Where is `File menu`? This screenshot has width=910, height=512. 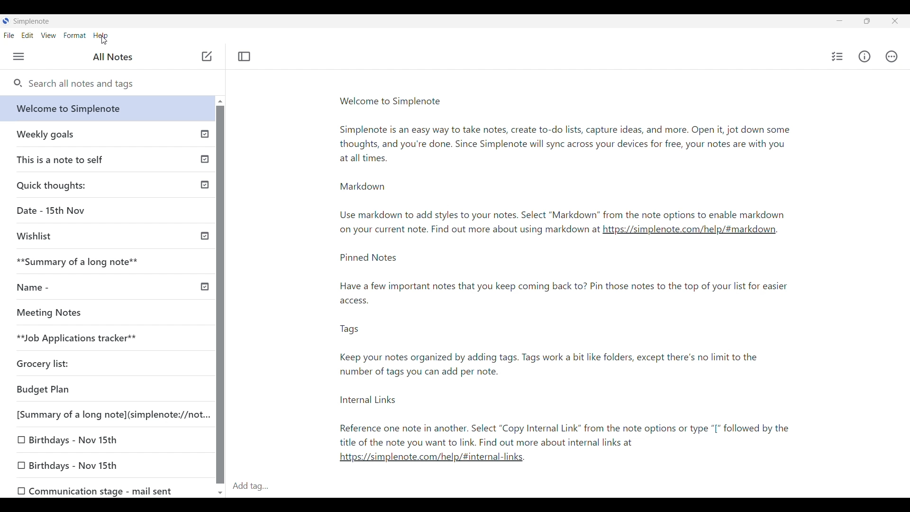 File menu is located at coordinates (9, 36).